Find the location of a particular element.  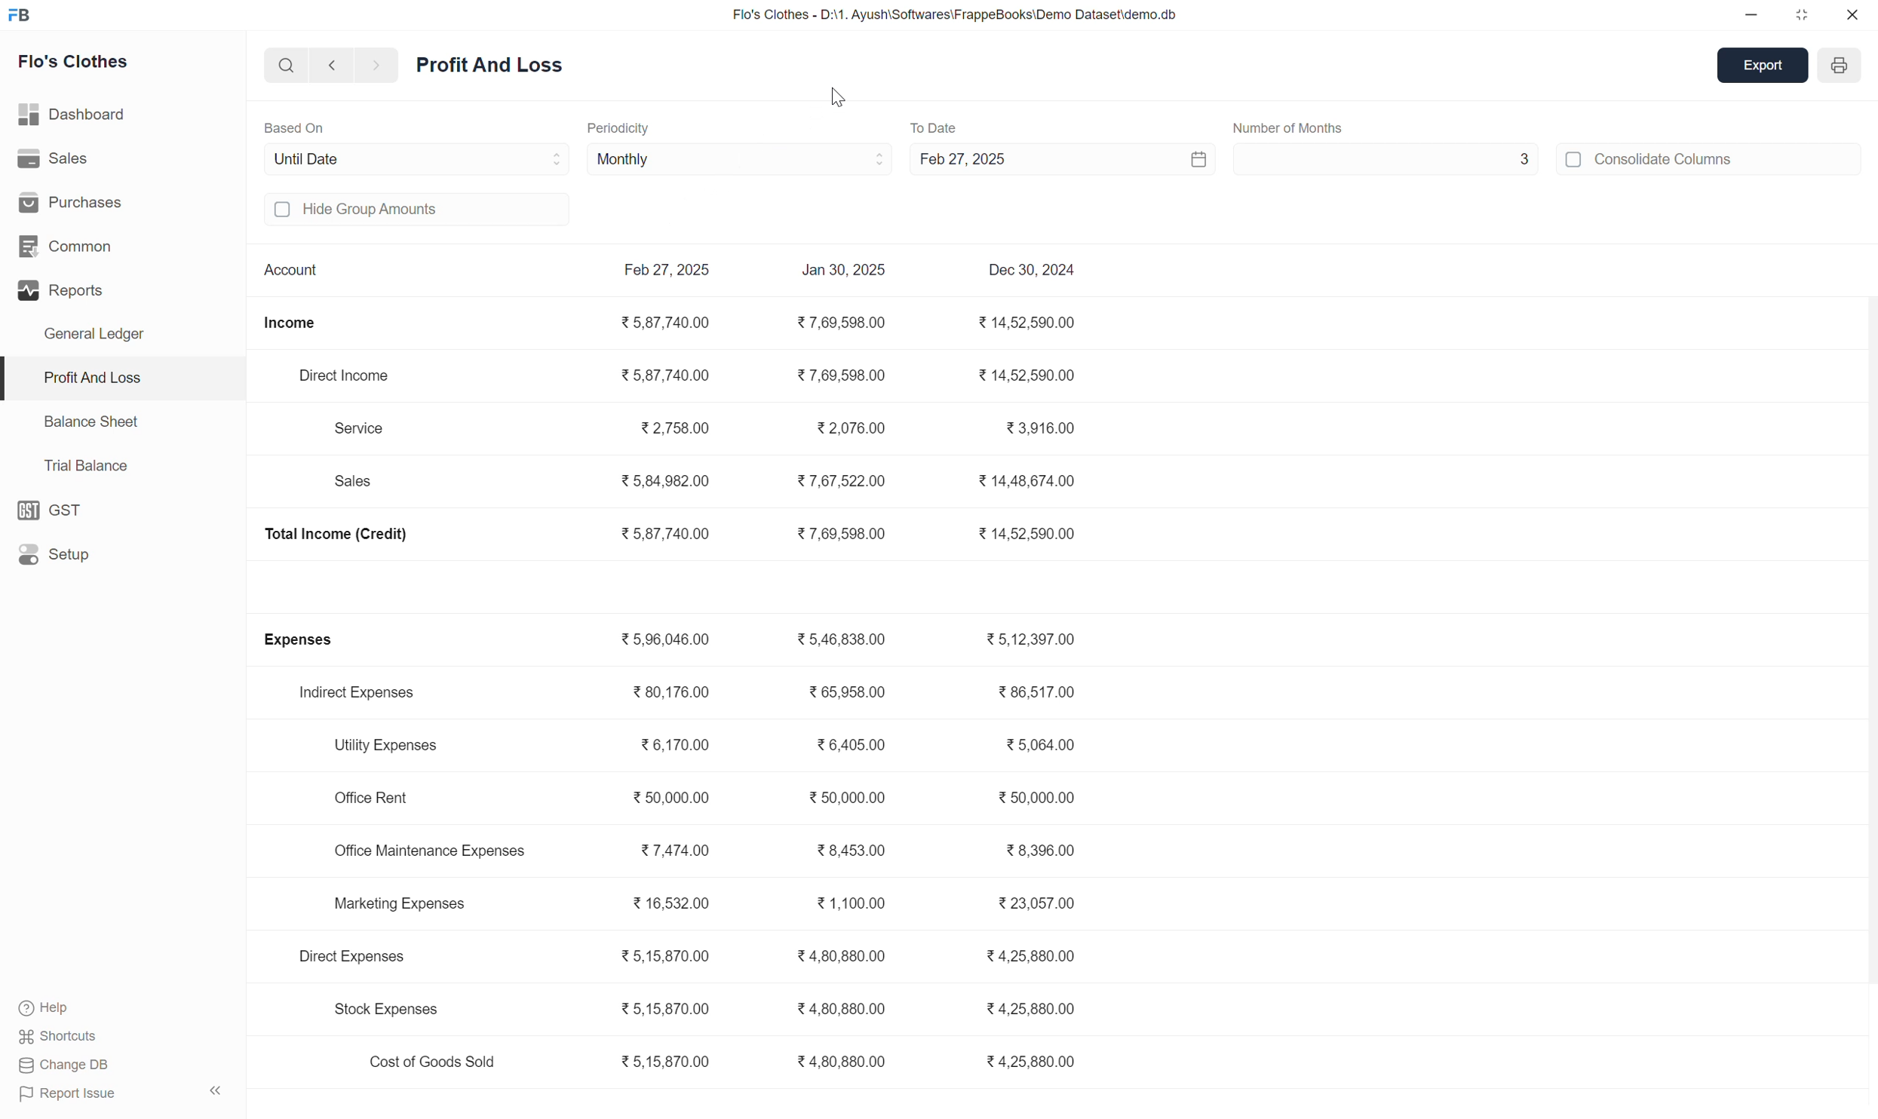

Report Issue is located at coordinates (122, 1096).